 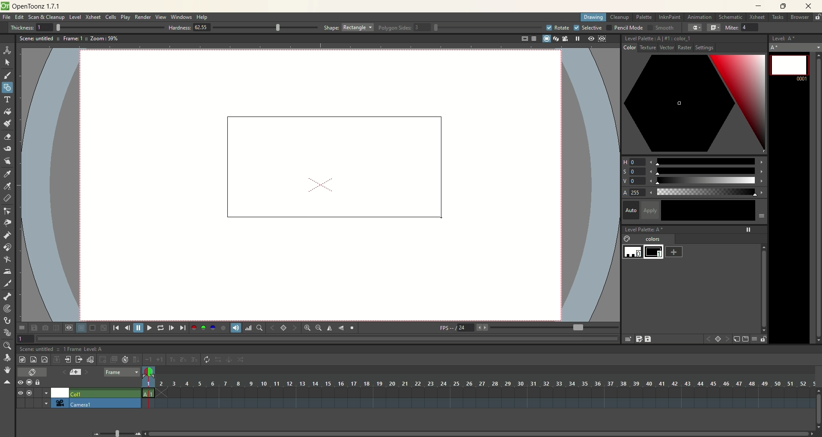 I want to click on playback frame rate, so click(x=465, y=329).